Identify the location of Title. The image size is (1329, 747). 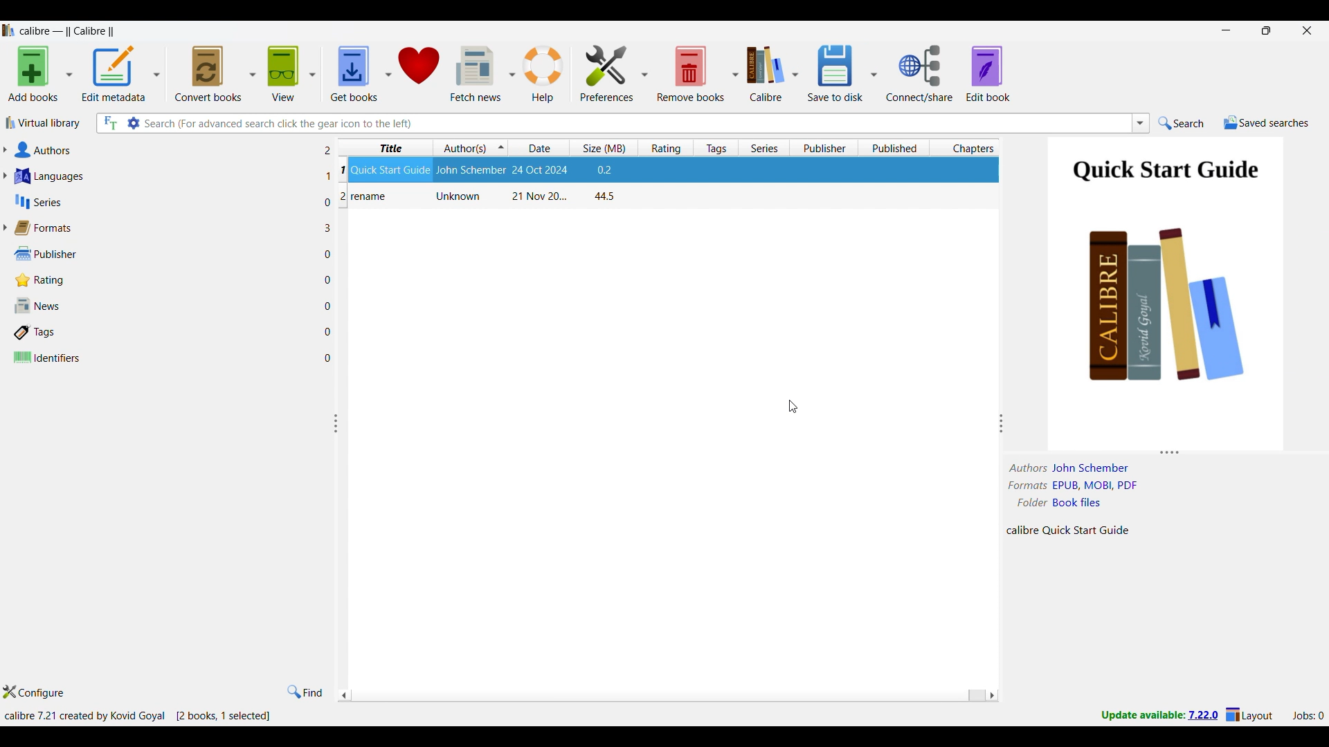
(390, 169).